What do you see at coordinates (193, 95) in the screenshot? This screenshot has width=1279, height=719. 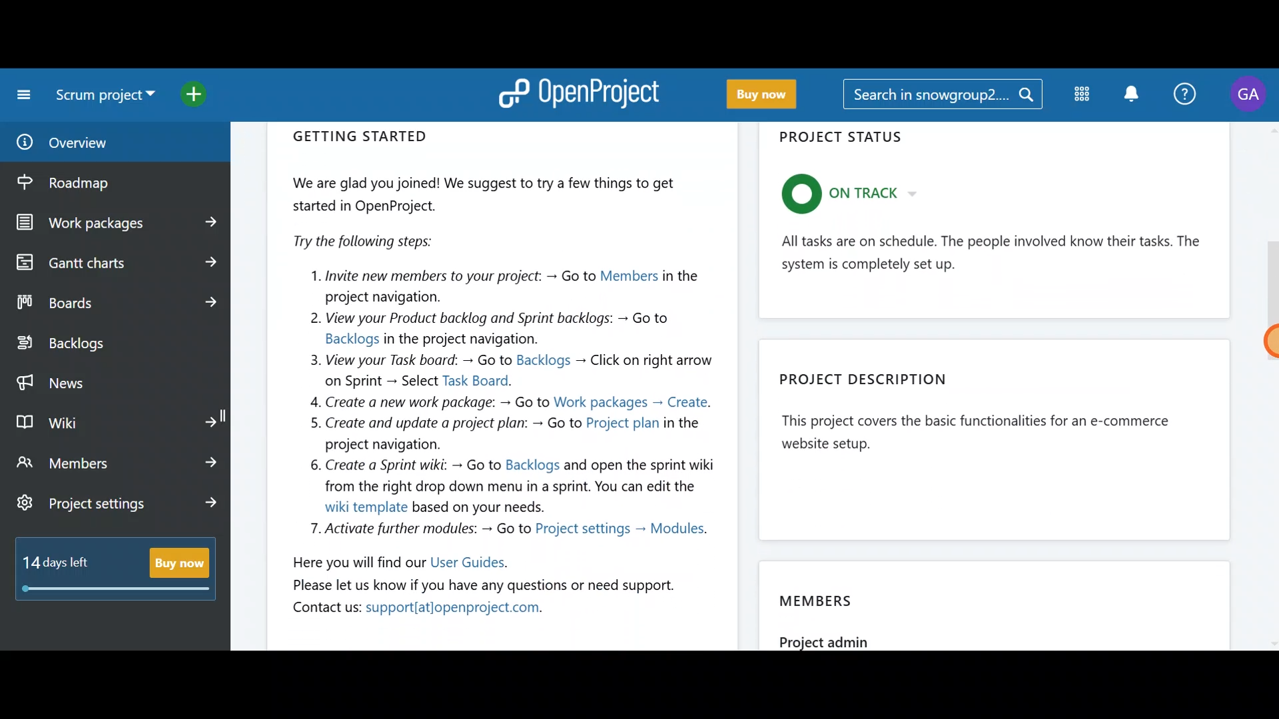 I see `Open quick add menu` at bounding box center [193, 95].